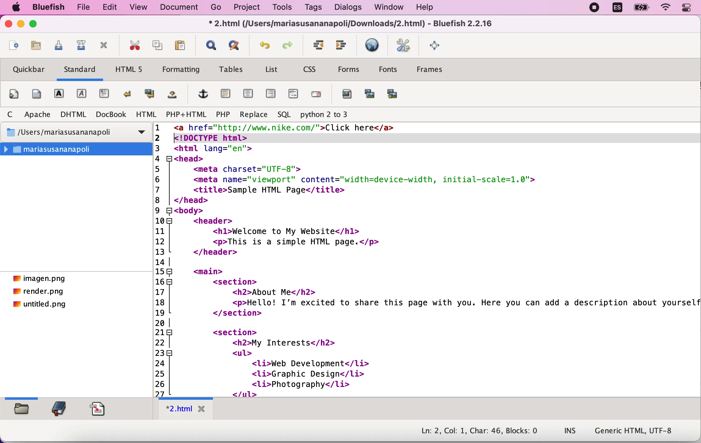 The width and height of the screenshot is (701, 443). What do you see at coordinates (184, 44) in the screenshot?
I see `paste` at bounding box center [184, 44].